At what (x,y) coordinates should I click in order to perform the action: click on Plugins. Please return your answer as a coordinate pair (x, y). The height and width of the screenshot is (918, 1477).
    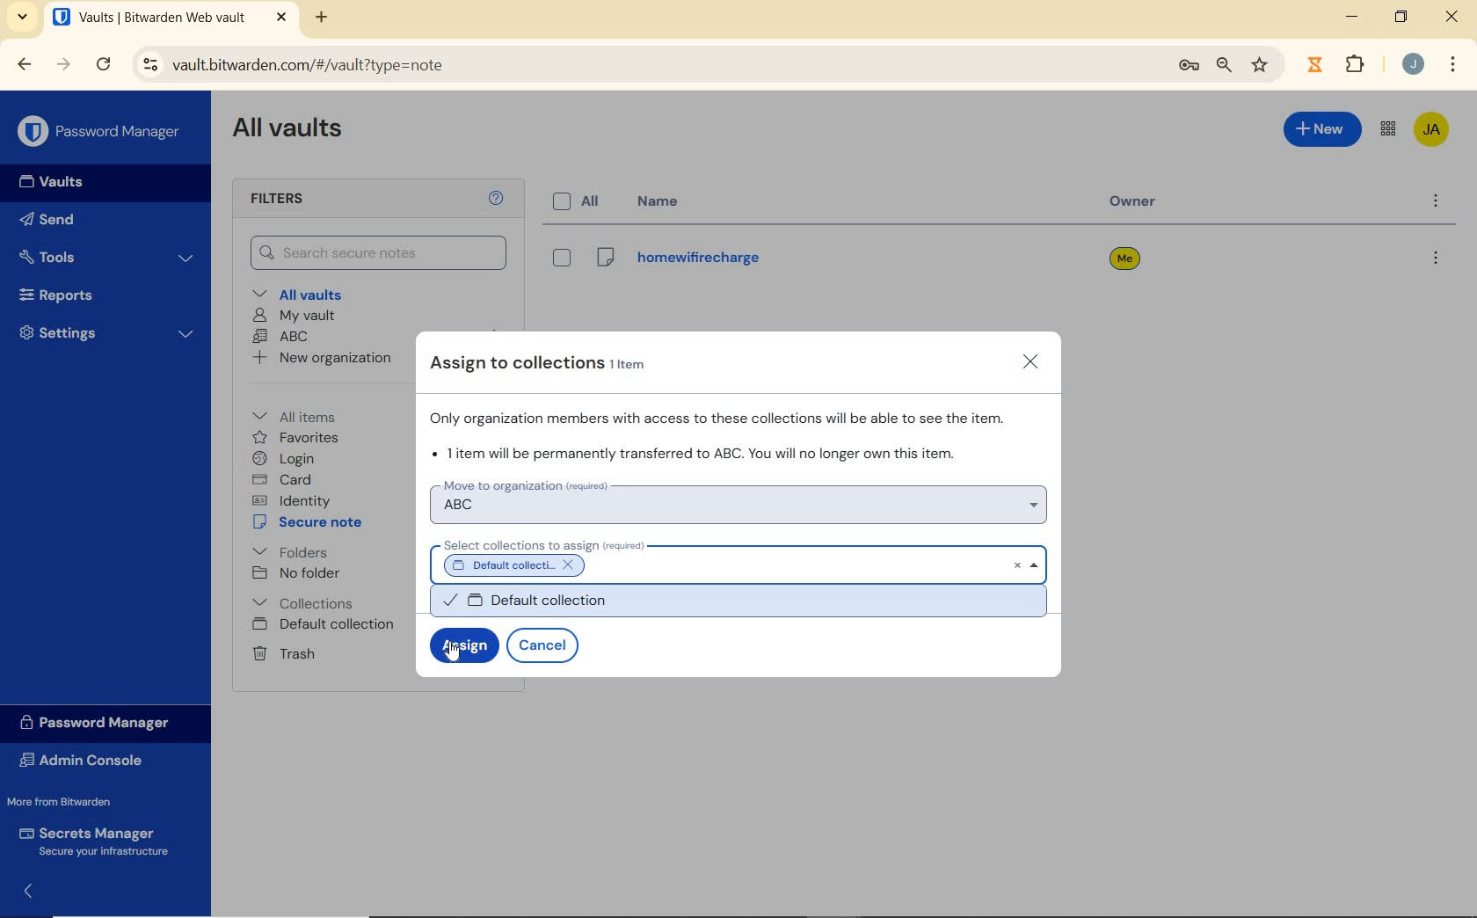
    Looking at the image, I should click on (1358, 62).